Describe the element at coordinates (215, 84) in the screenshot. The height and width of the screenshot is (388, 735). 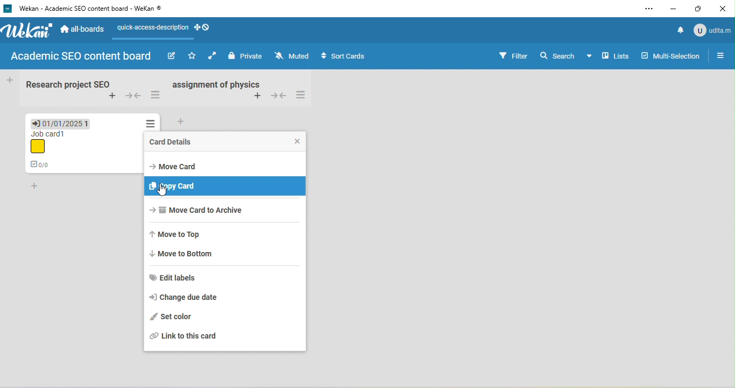
I see `assignment of physics` at that location.